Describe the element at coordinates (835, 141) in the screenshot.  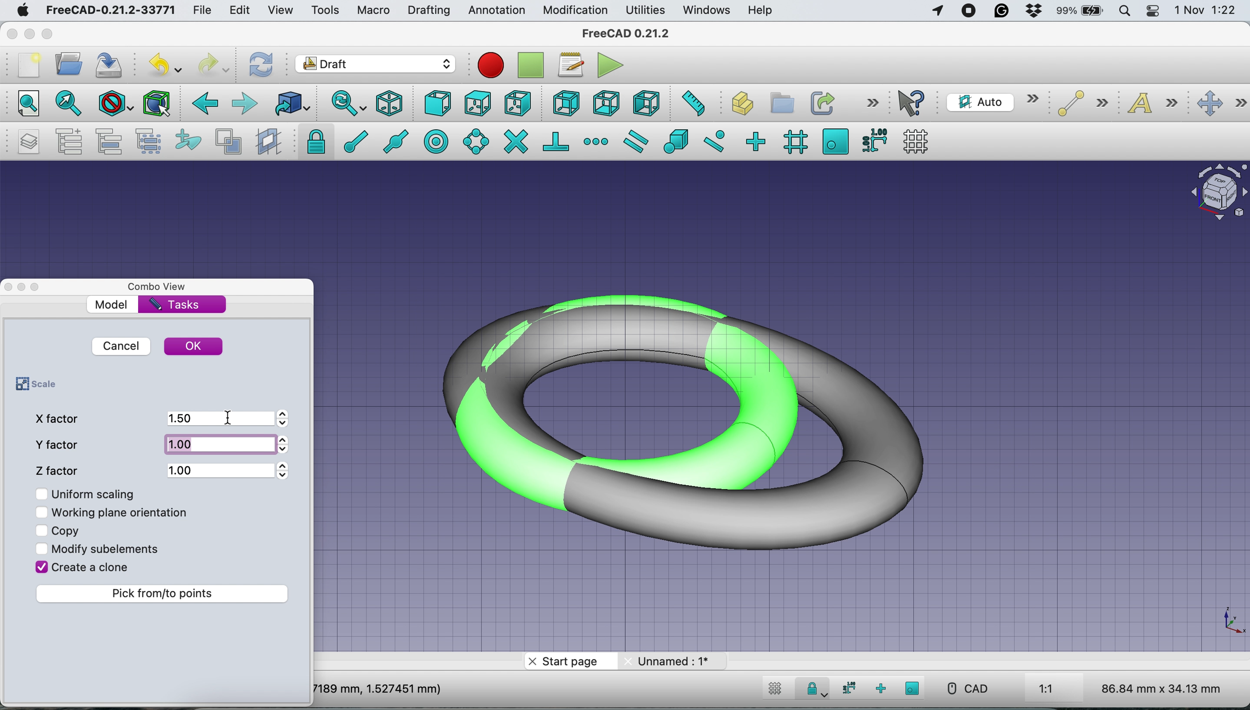
I see `snap working plane` at that location.